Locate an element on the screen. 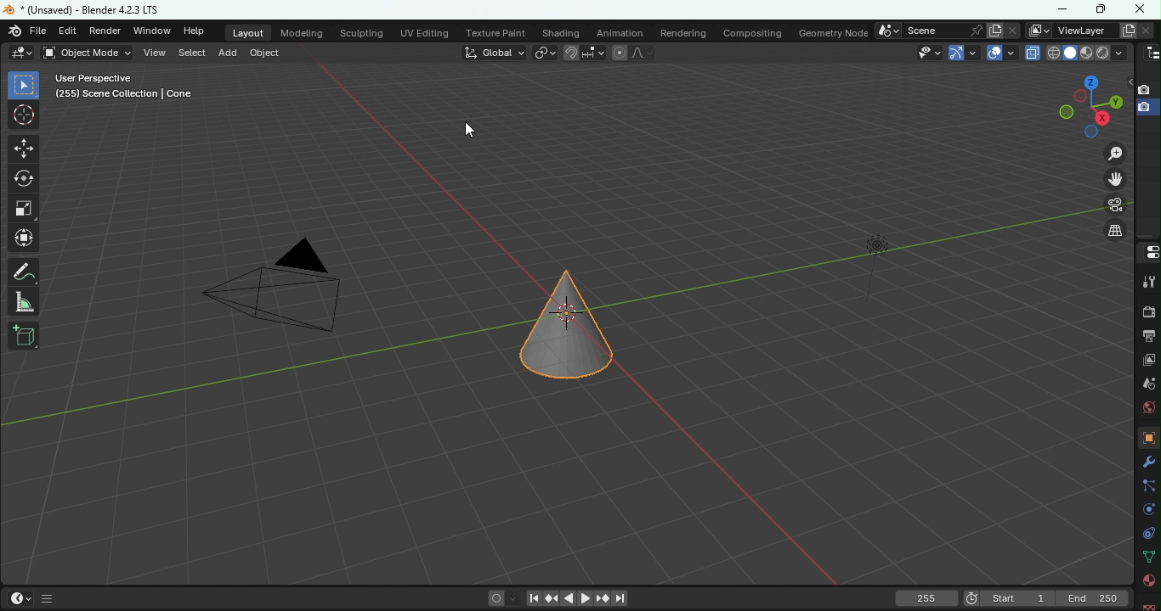  Proportional editing objects is located at coordinates (619, 53).